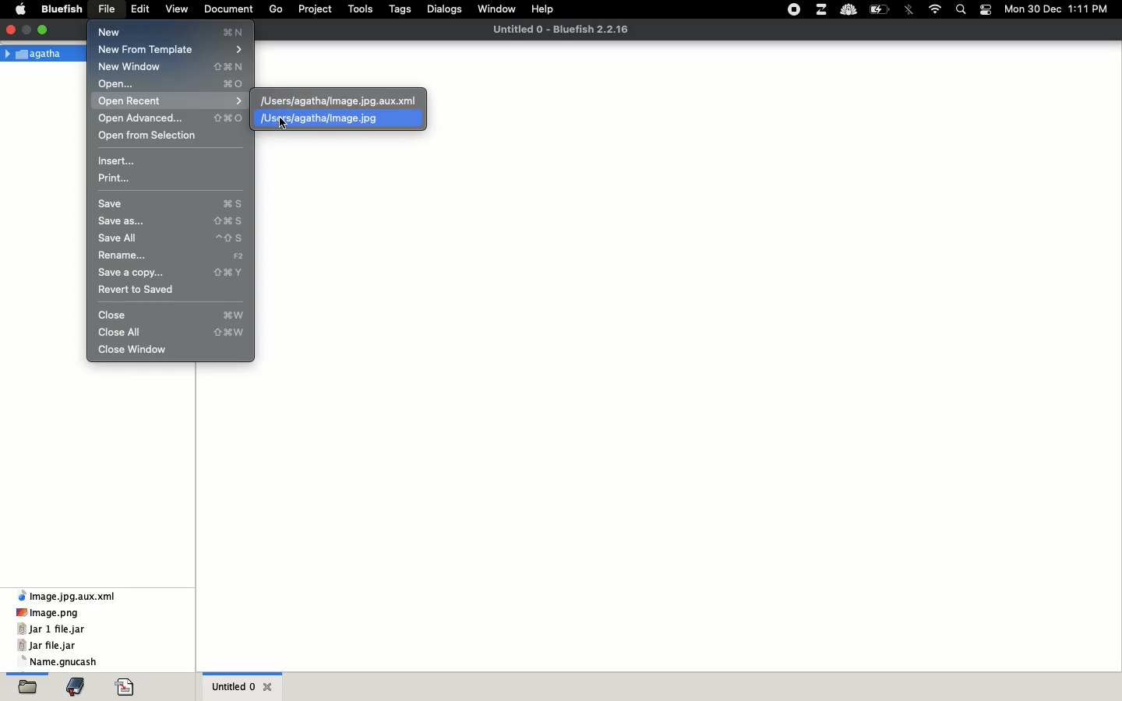 The image size is (1122, 701). What do you see at coordinates (171, 85) in the screenshot?
I see `open   command O` at bounding box center [171, 85].